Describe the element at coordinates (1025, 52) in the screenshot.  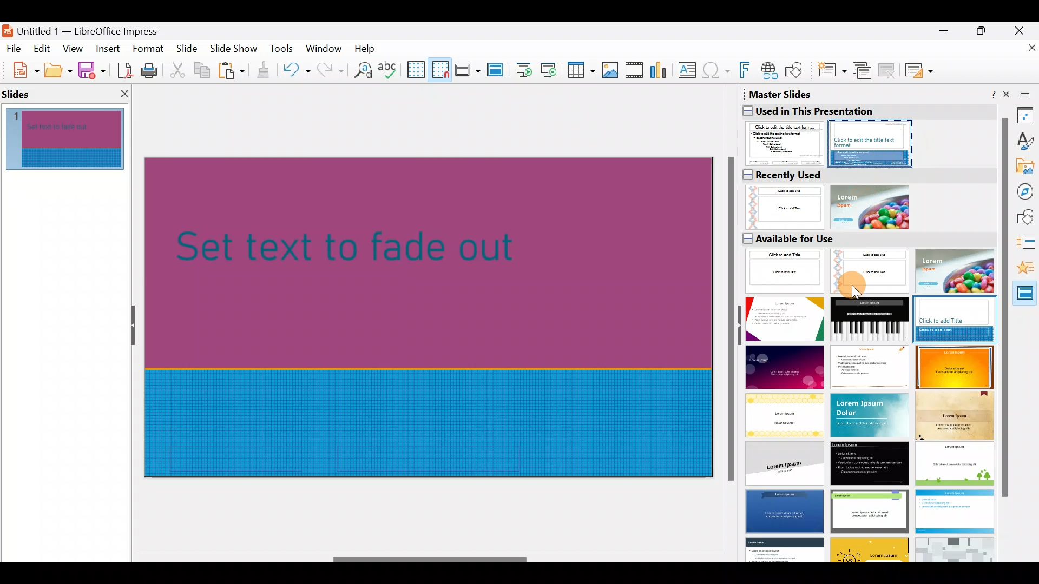
I see `Close document` at that location.